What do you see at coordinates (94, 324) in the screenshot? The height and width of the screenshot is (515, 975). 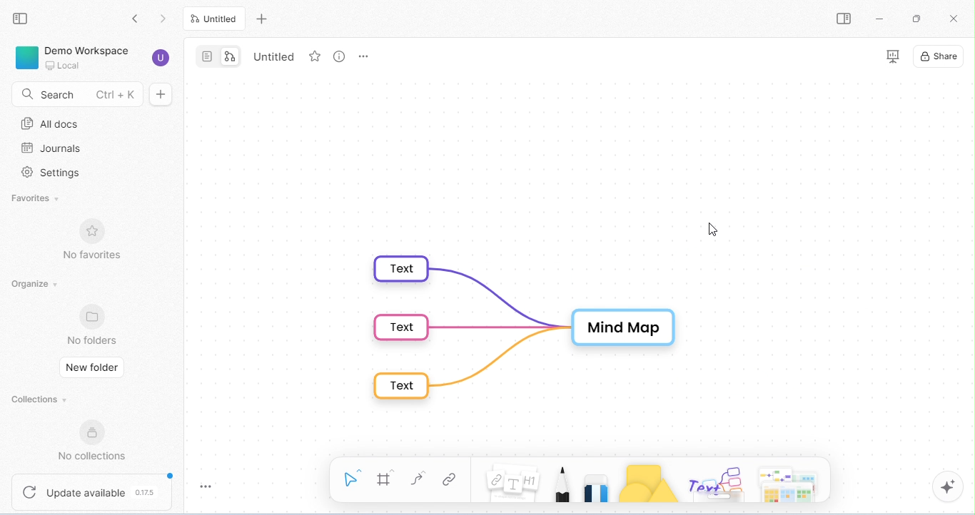 I see `no folders` at bounding box center [94, 324].